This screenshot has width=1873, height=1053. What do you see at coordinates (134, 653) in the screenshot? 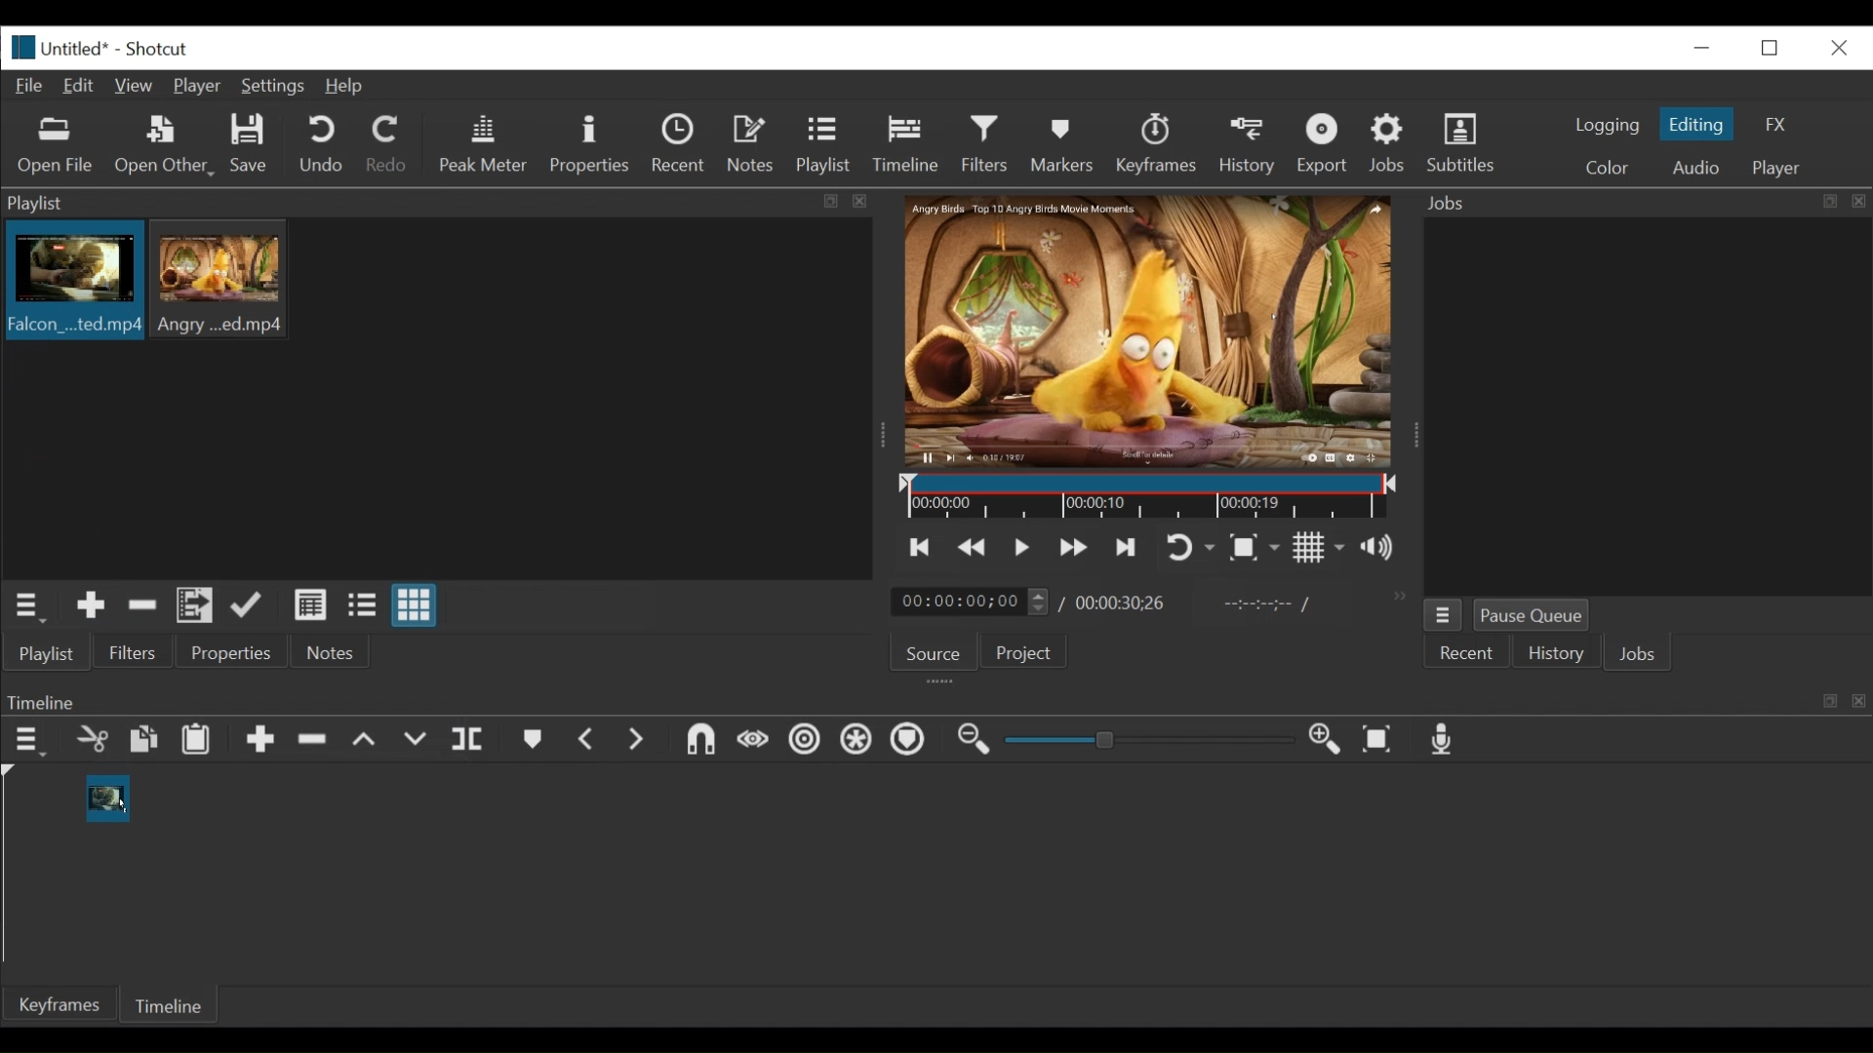
I see `Filters` at bounding box center [134, 653].